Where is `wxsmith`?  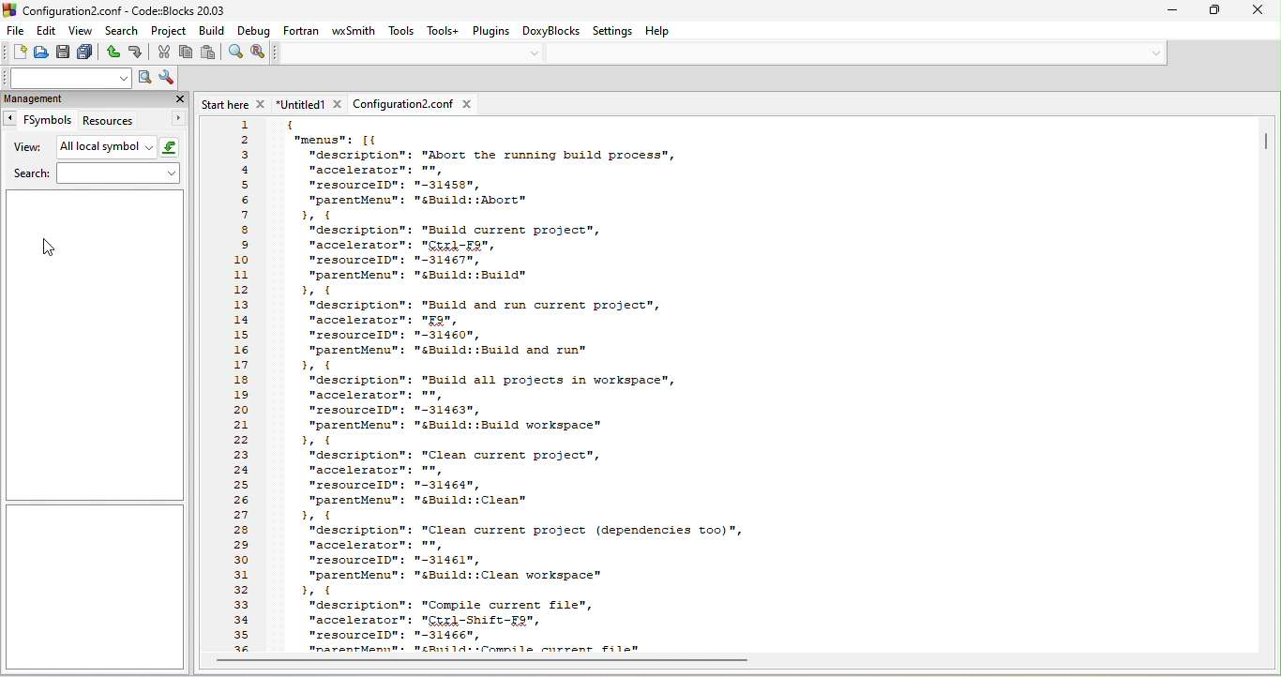
wxsmith is located at coordinates (354, 30).